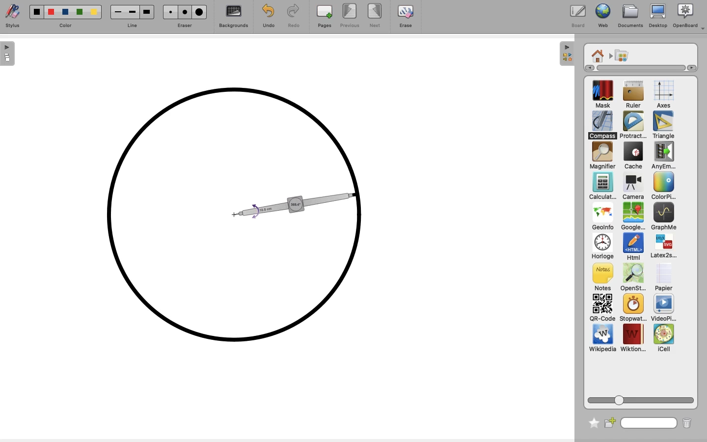  Describe the element at coordinates (602, 219) in the screenshot. I see `GeoInfo` at that location.